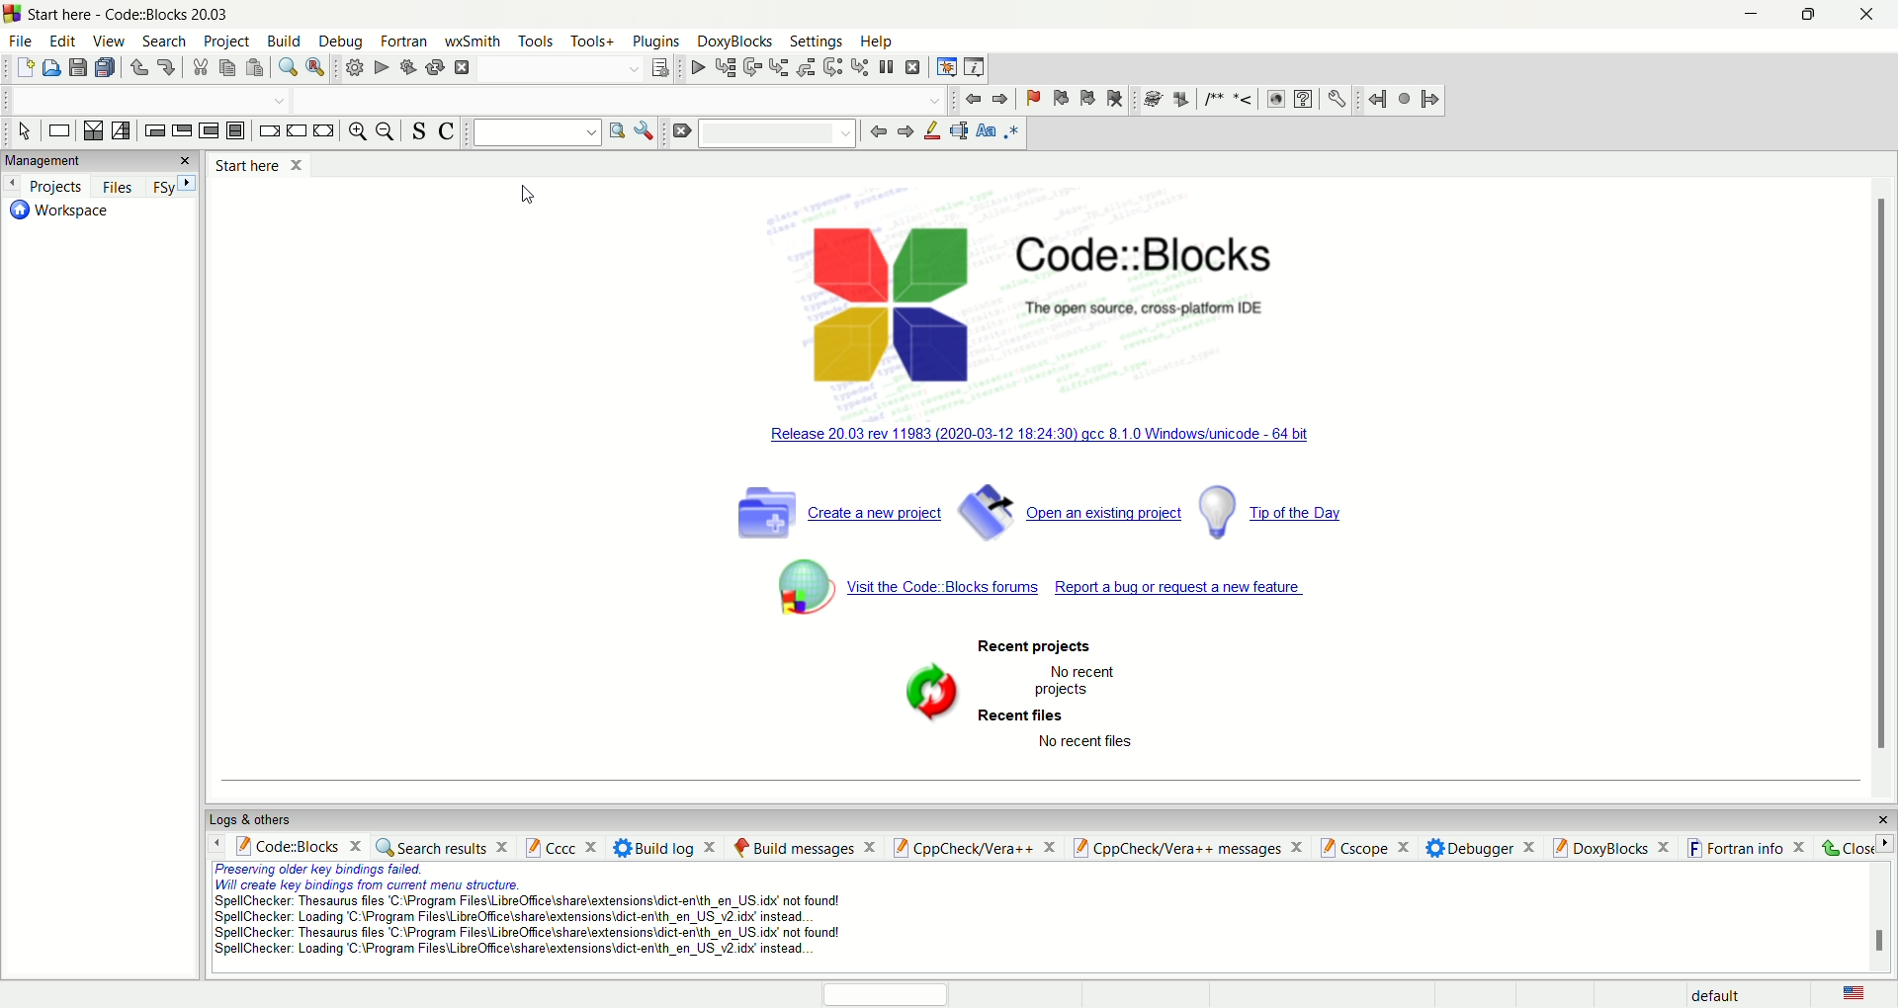 The height and width of the screenshot is (1008, 1898). Describe the element at coordinates (388, 134) in the screenshot. I see `zoom out` at that location.